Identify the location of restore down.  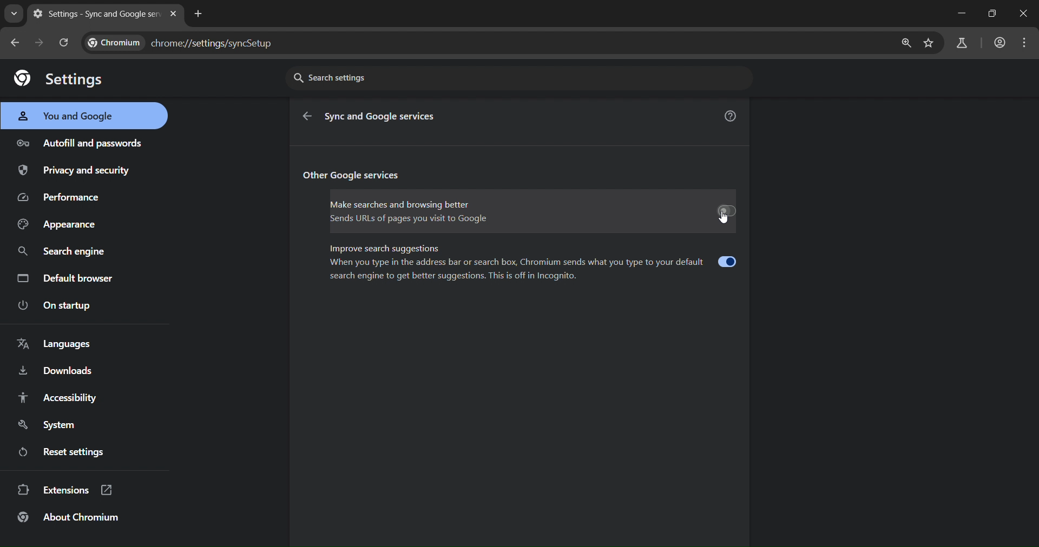
(991, 14).